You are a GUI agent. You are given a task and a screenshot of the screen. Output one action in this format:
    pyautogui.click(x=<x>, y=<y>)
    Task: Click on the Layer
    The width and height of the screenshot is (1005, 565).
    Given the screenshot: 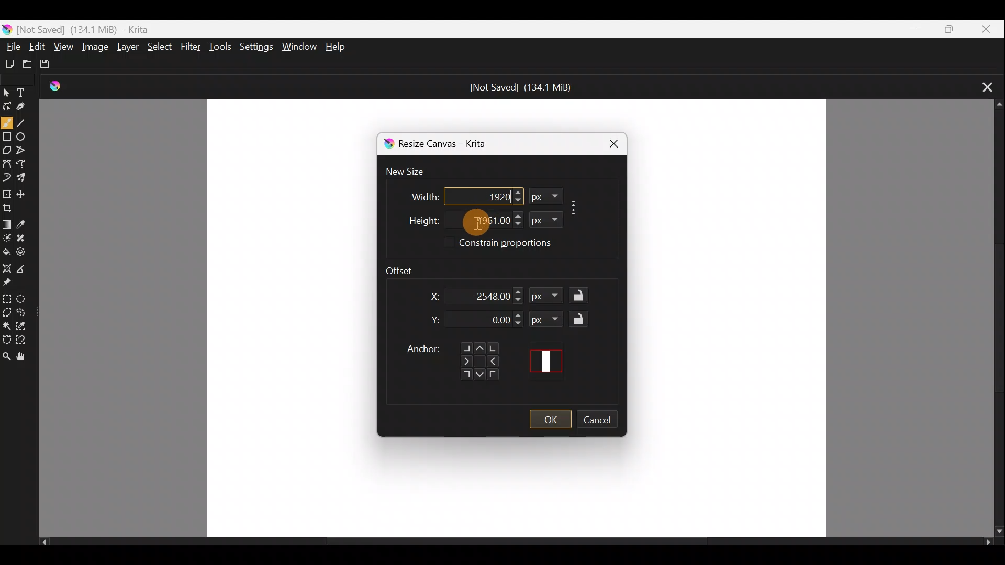 What is the action you would take?
    pyautogui.click(x=129, y=49)
    